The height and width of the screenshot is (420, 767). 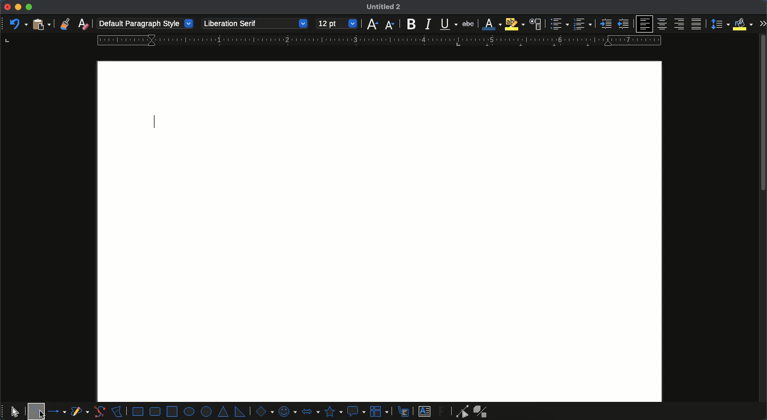 I want to click on clone formatting, so click(x=64, y=24).